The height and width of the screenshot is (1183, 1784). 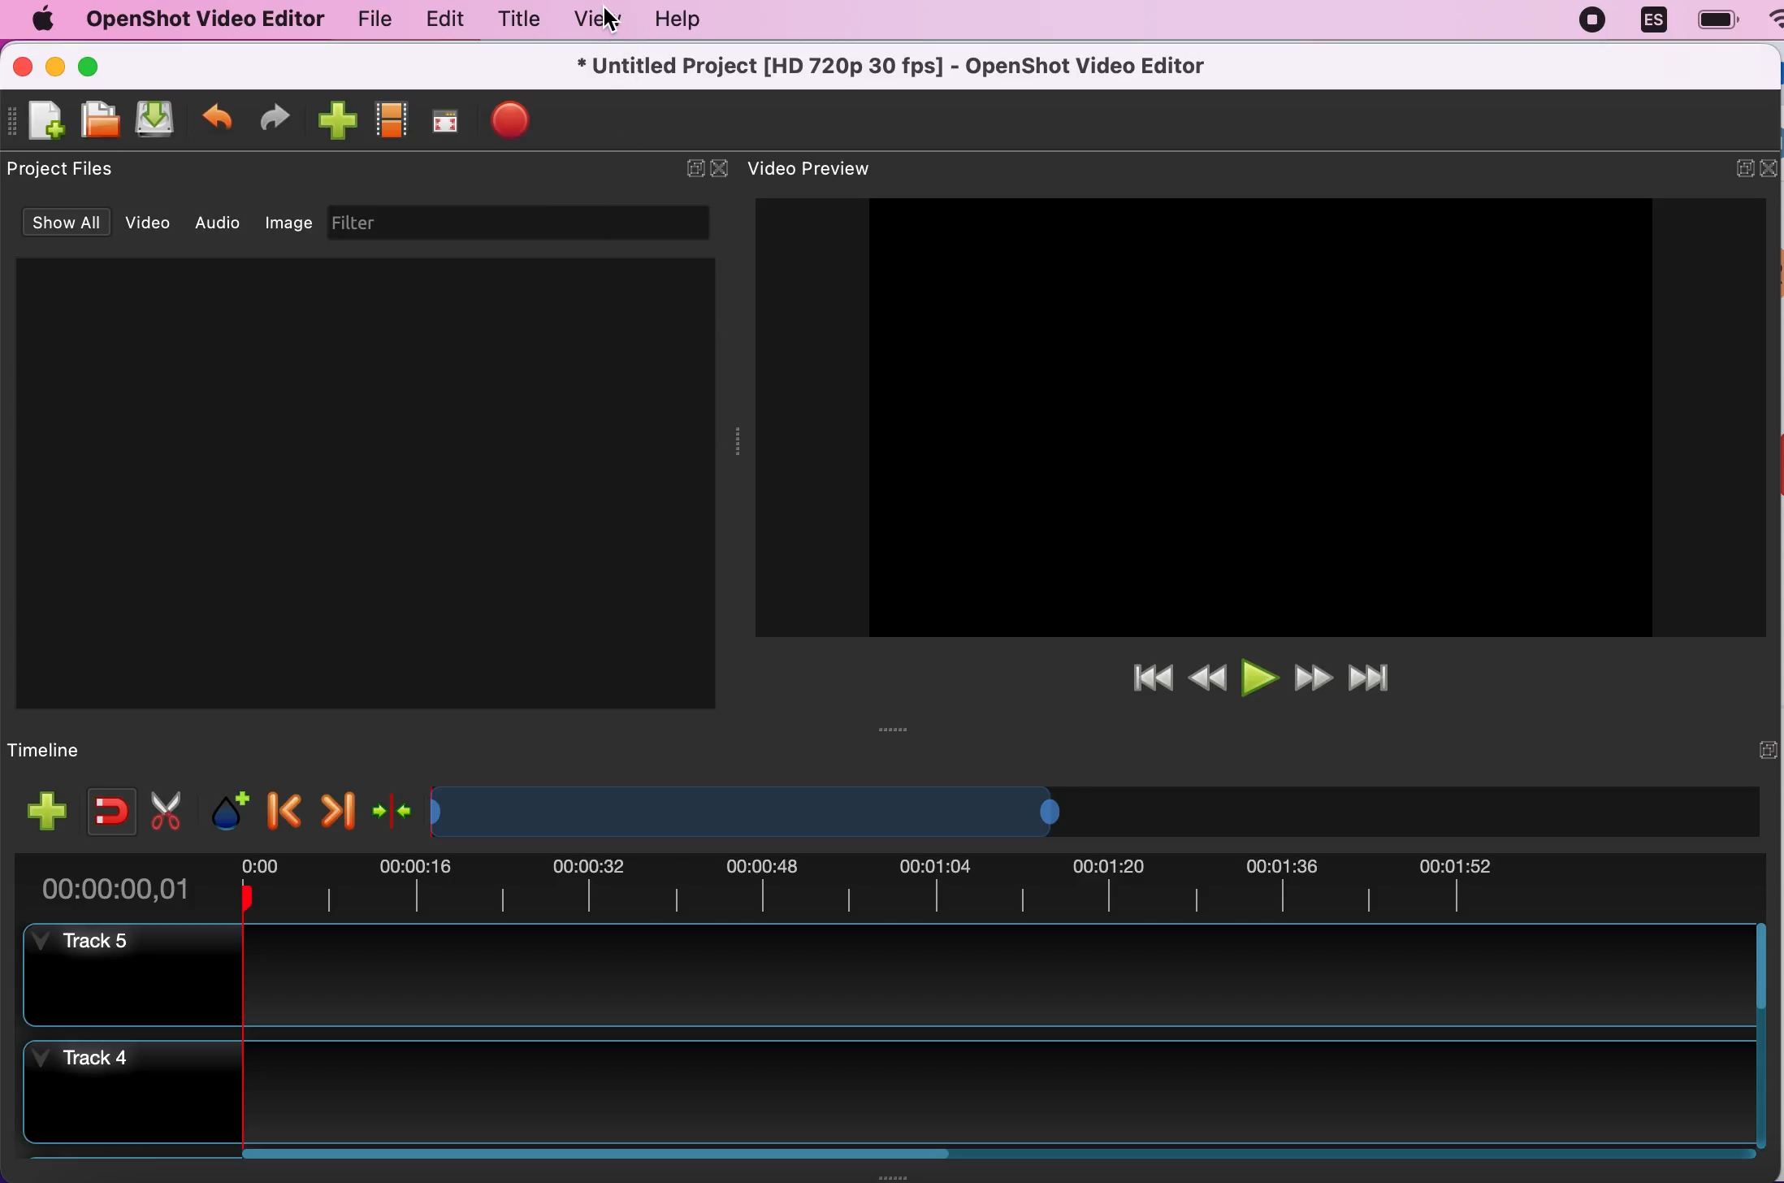 What do you see at coordinates (511, 122) in the screenshot?
I see `export file` at bounding box center [511, 122].